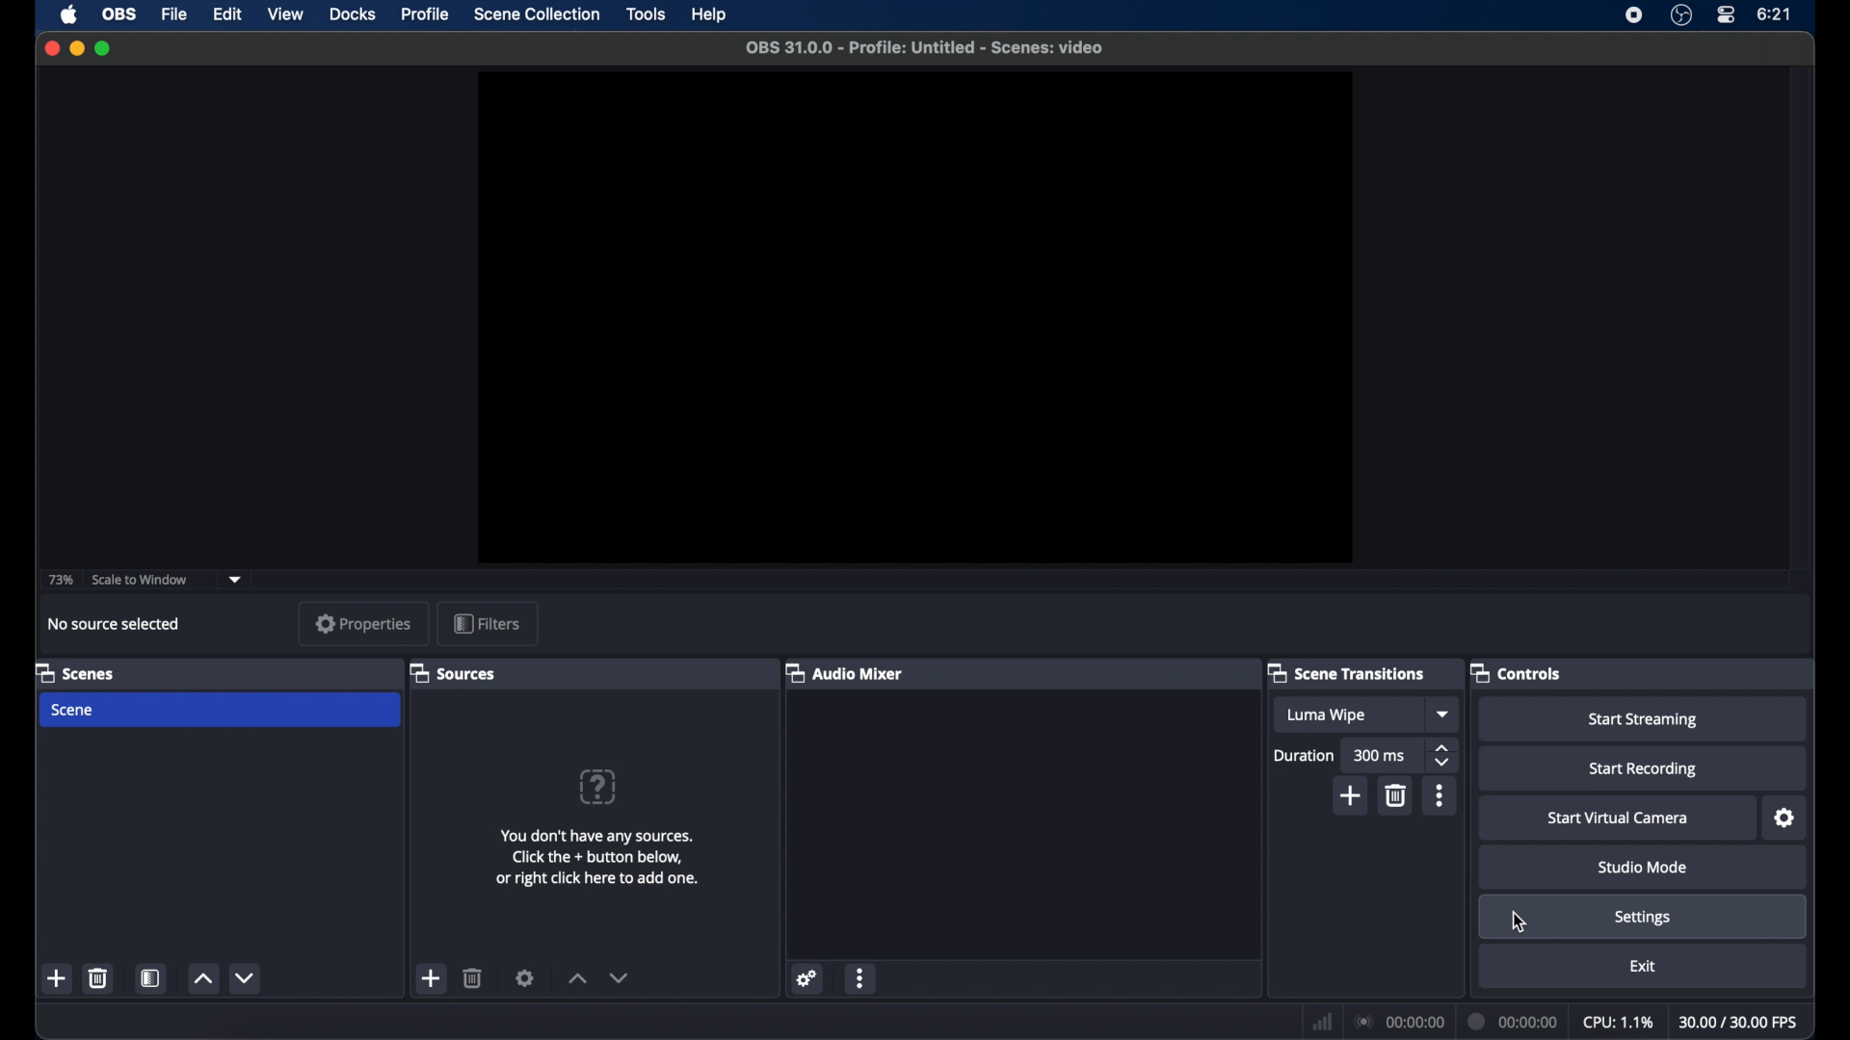 This screenshot has width=1850, height=1040. Describe the element at coordinates (51, 47) in the screenshot. I see `close` at that location.